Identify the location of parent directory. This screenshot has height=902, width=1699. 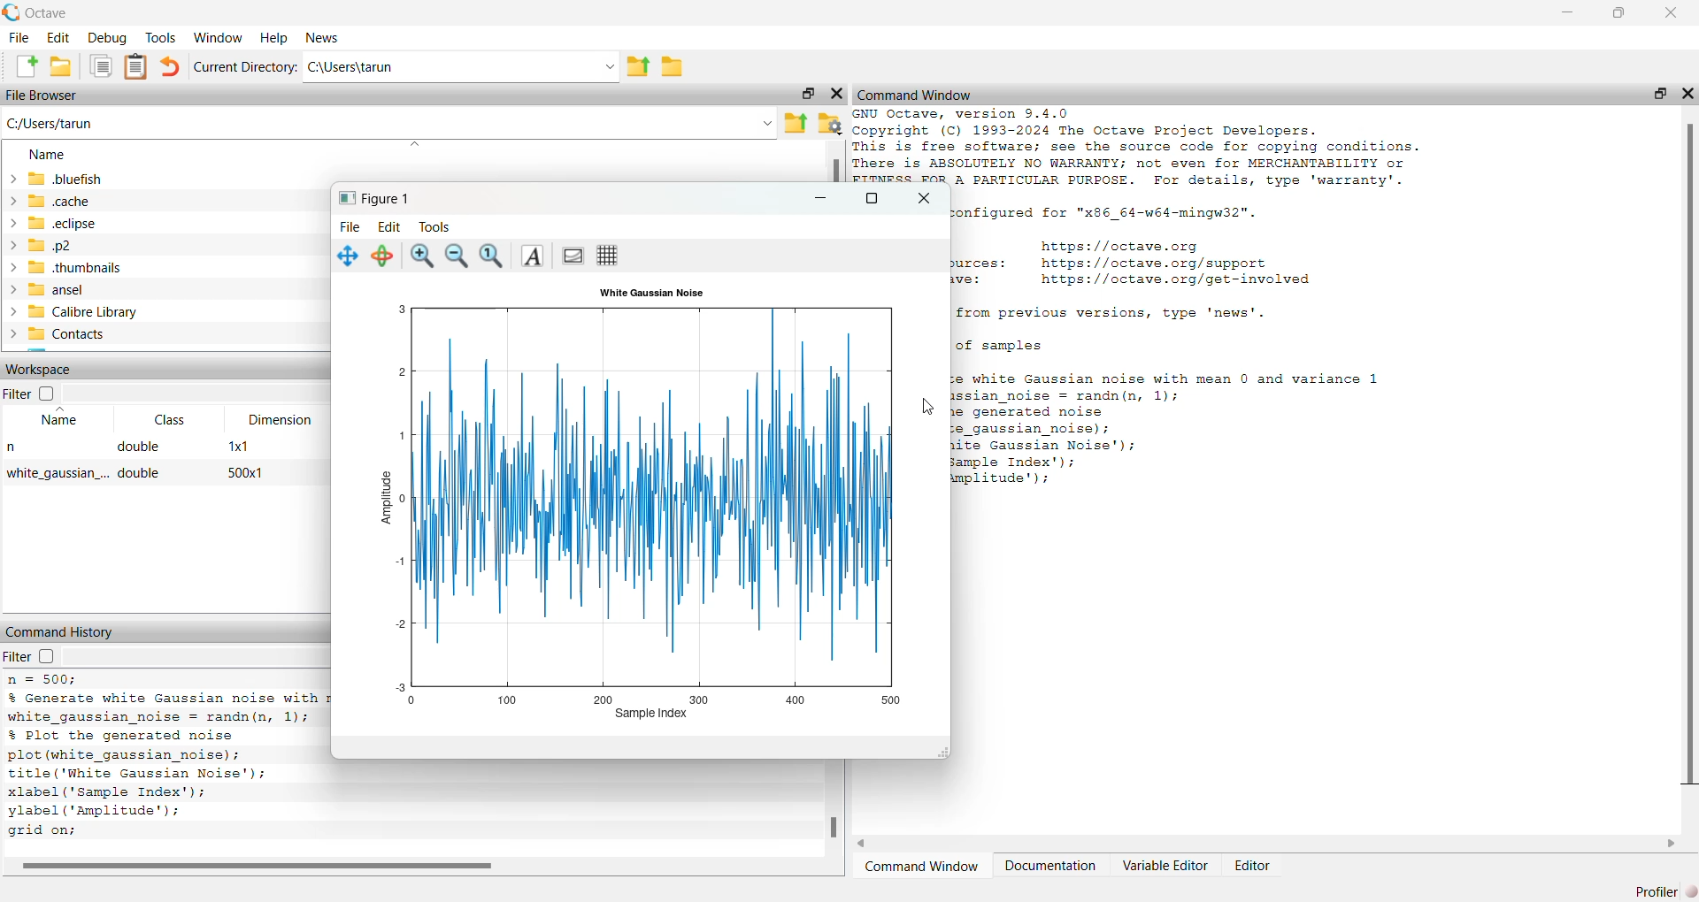
(643, 65).